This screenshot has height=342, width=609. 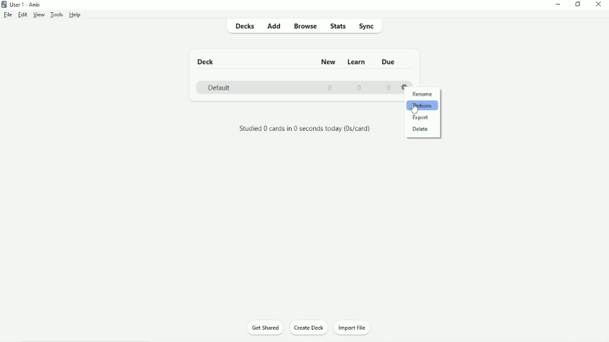 What do you see at coordinates (57, 14) in the screenshot?
I see `Tools` at bounding box center [57, 14].